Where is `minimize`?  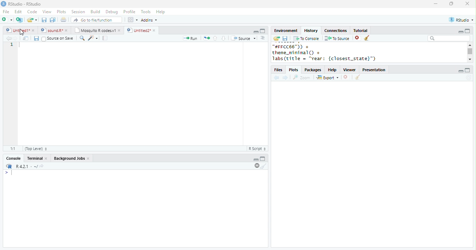 minimize is located at coordinates (435, 4).